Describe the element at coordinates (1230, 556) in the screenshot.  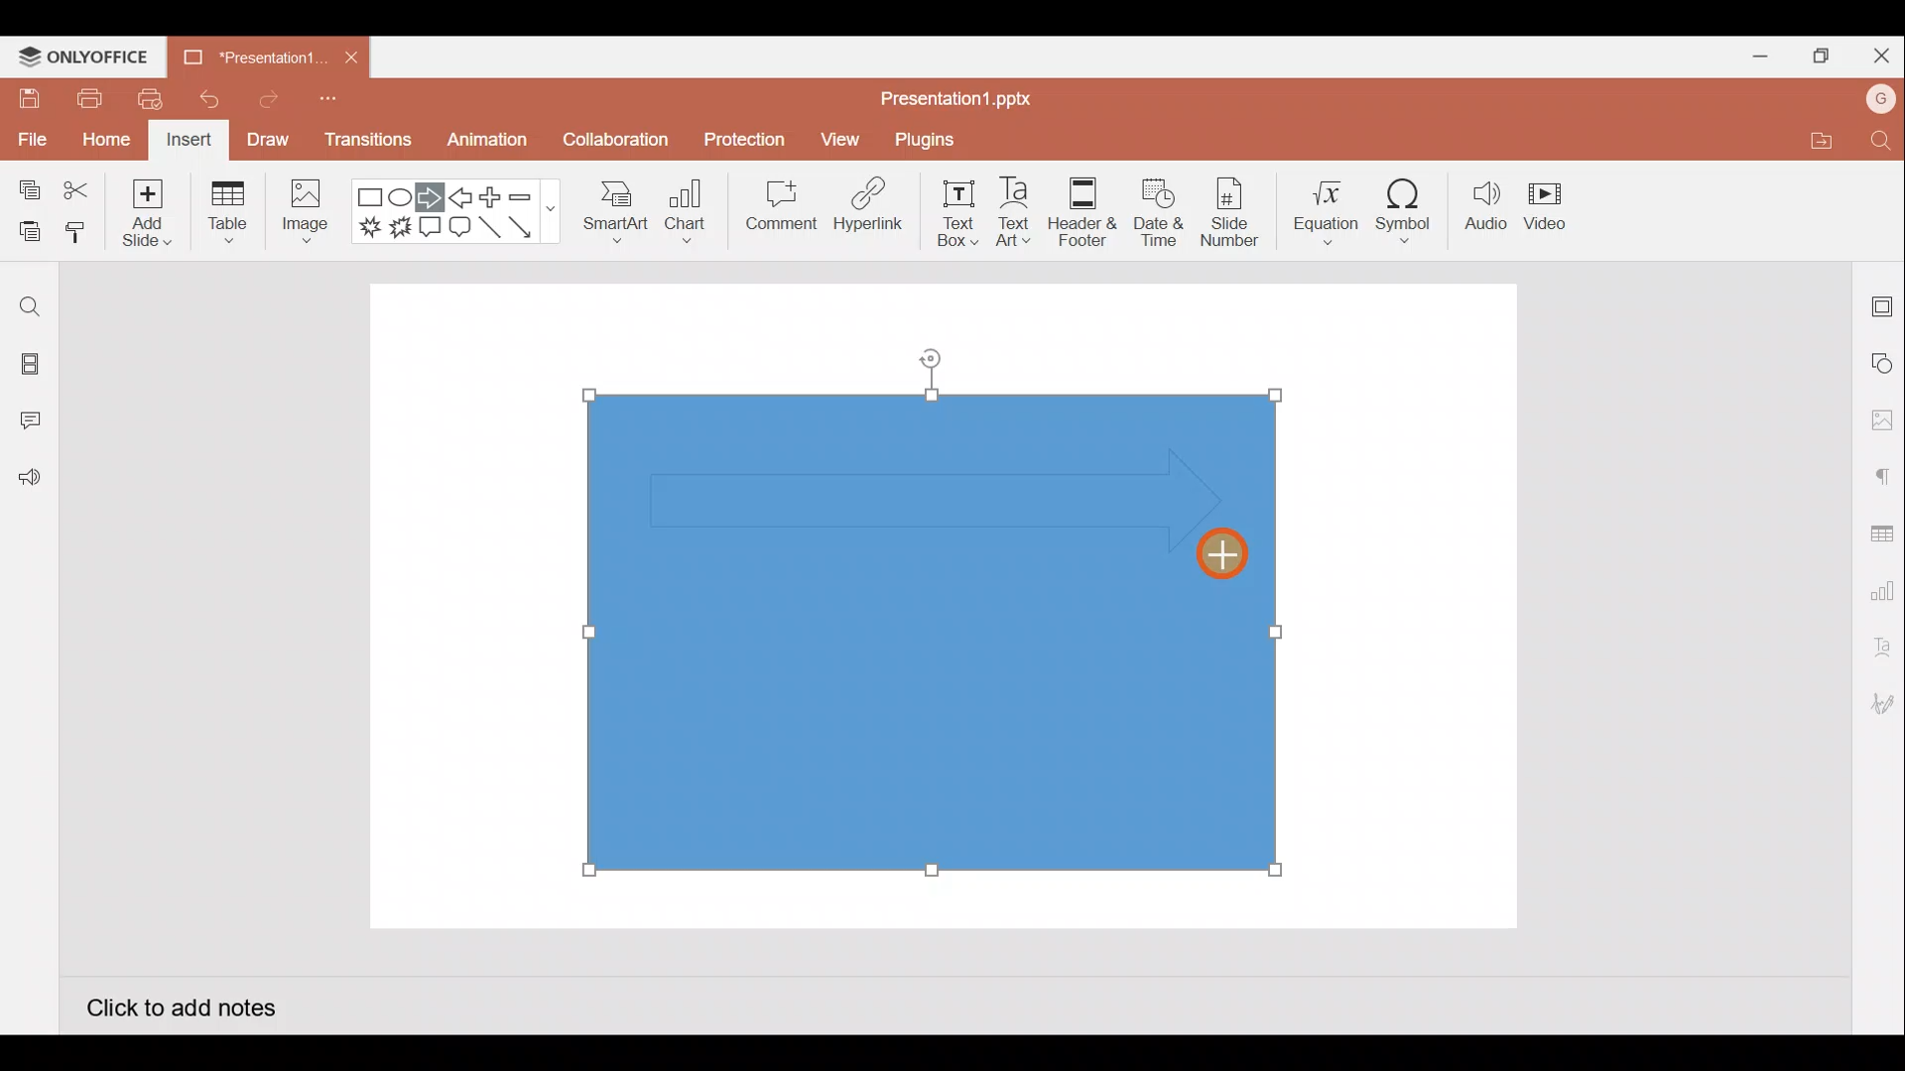
I see `Cursor on arrow shape` at that location.